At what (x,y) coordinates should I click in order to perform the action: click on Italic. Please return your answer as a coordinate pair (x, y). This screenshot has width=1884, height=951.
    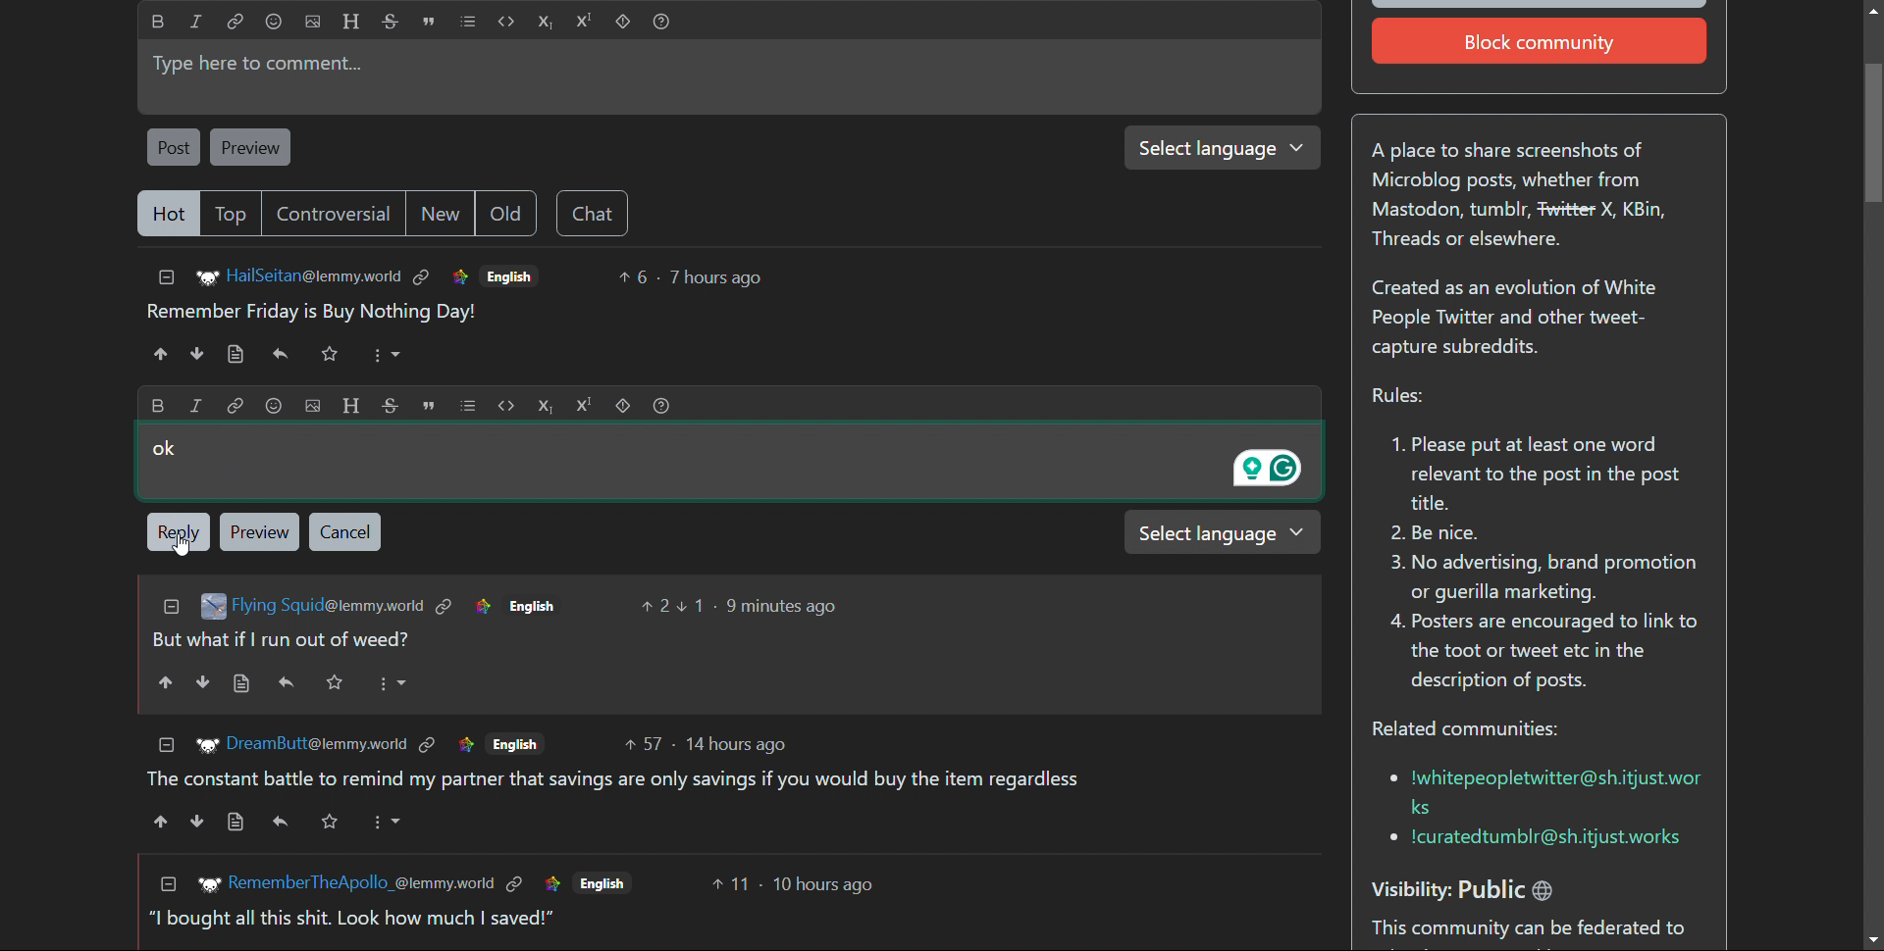
    Looking at the image, I should click on (198, 403).